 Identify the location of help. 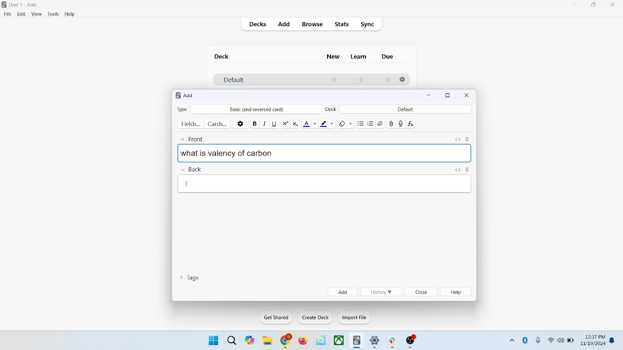
(458, 292).